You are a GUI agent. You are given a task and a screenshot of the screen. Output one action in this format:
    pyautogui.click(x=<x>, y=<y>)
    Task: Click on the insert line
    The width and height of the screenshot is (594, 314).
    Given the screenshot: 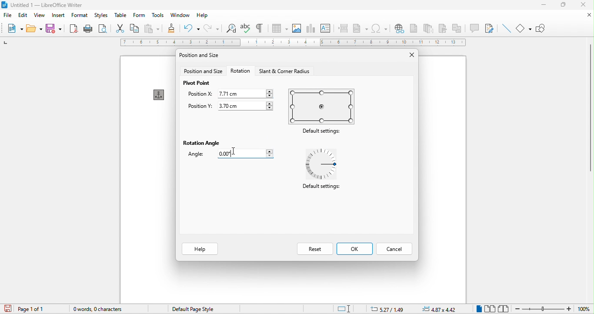 What is the action you would take?
    pyautogui.click(x=505, y=29)
    